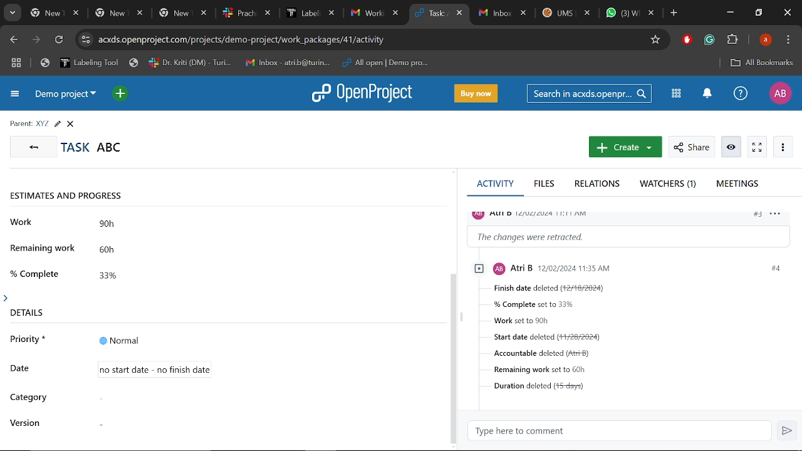 The width and height of the screenshot is (802, 451). Describe the element at coordinates (37, 272) in the screenshot. I see `% complete` at that location.